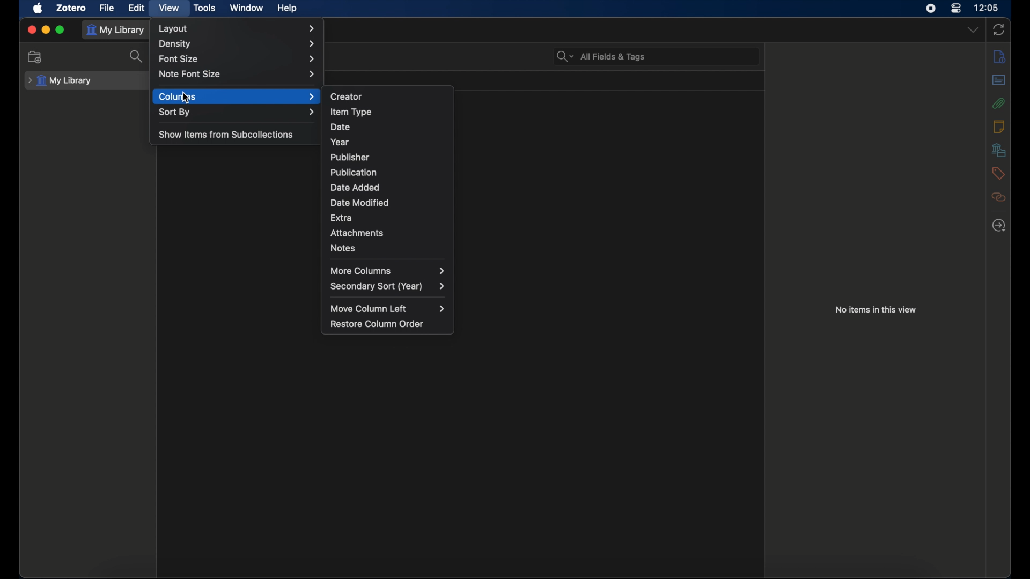 The image size is (1030, 579). What do you see at coordinates (138, 9) in the screenshot?
I see `edit` at bounding box center [138, 9].